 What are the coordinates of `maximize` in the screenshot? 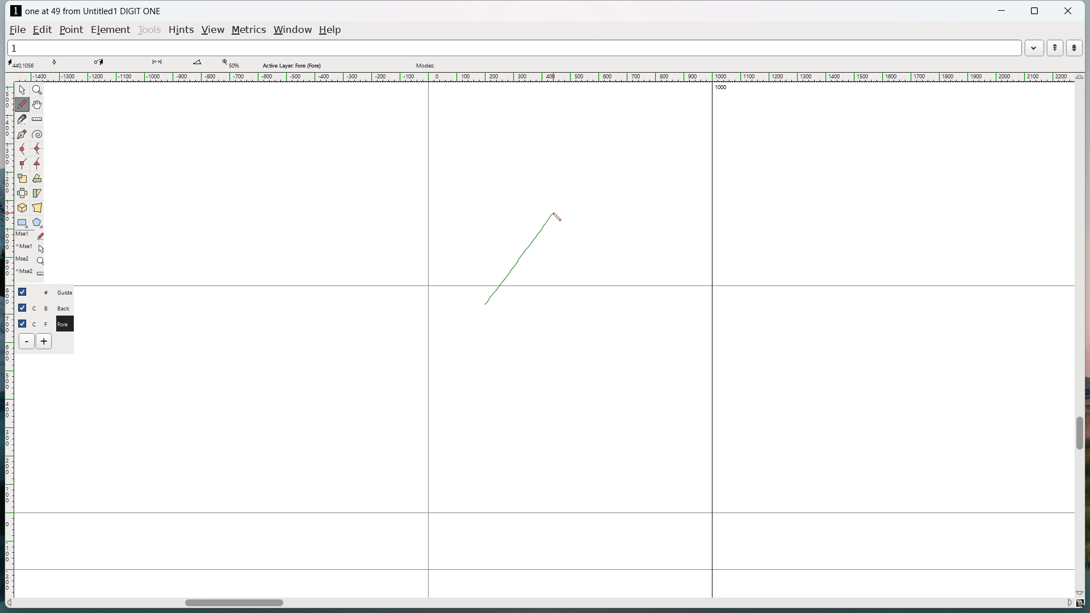 It's located at (1035, 11).